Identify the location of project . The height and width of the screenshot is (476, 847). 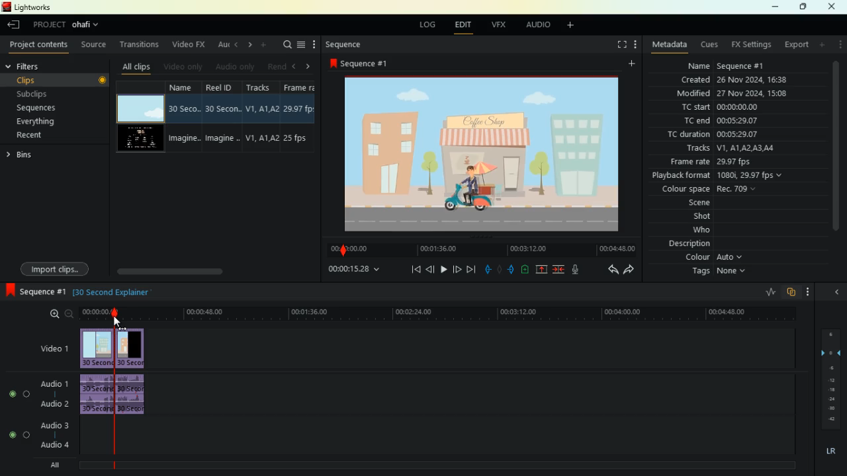
(67, 26).